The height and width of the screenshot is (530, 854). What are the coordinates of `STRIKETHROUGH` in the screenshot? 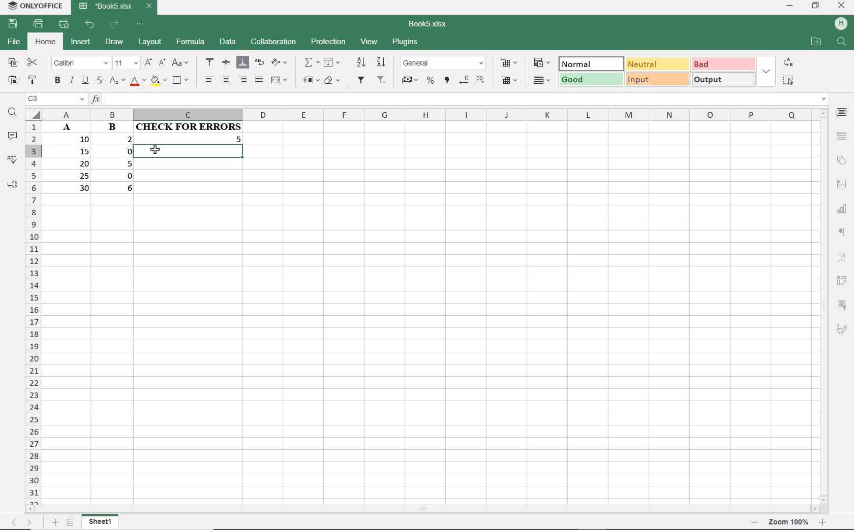 It's located at (99, 81).